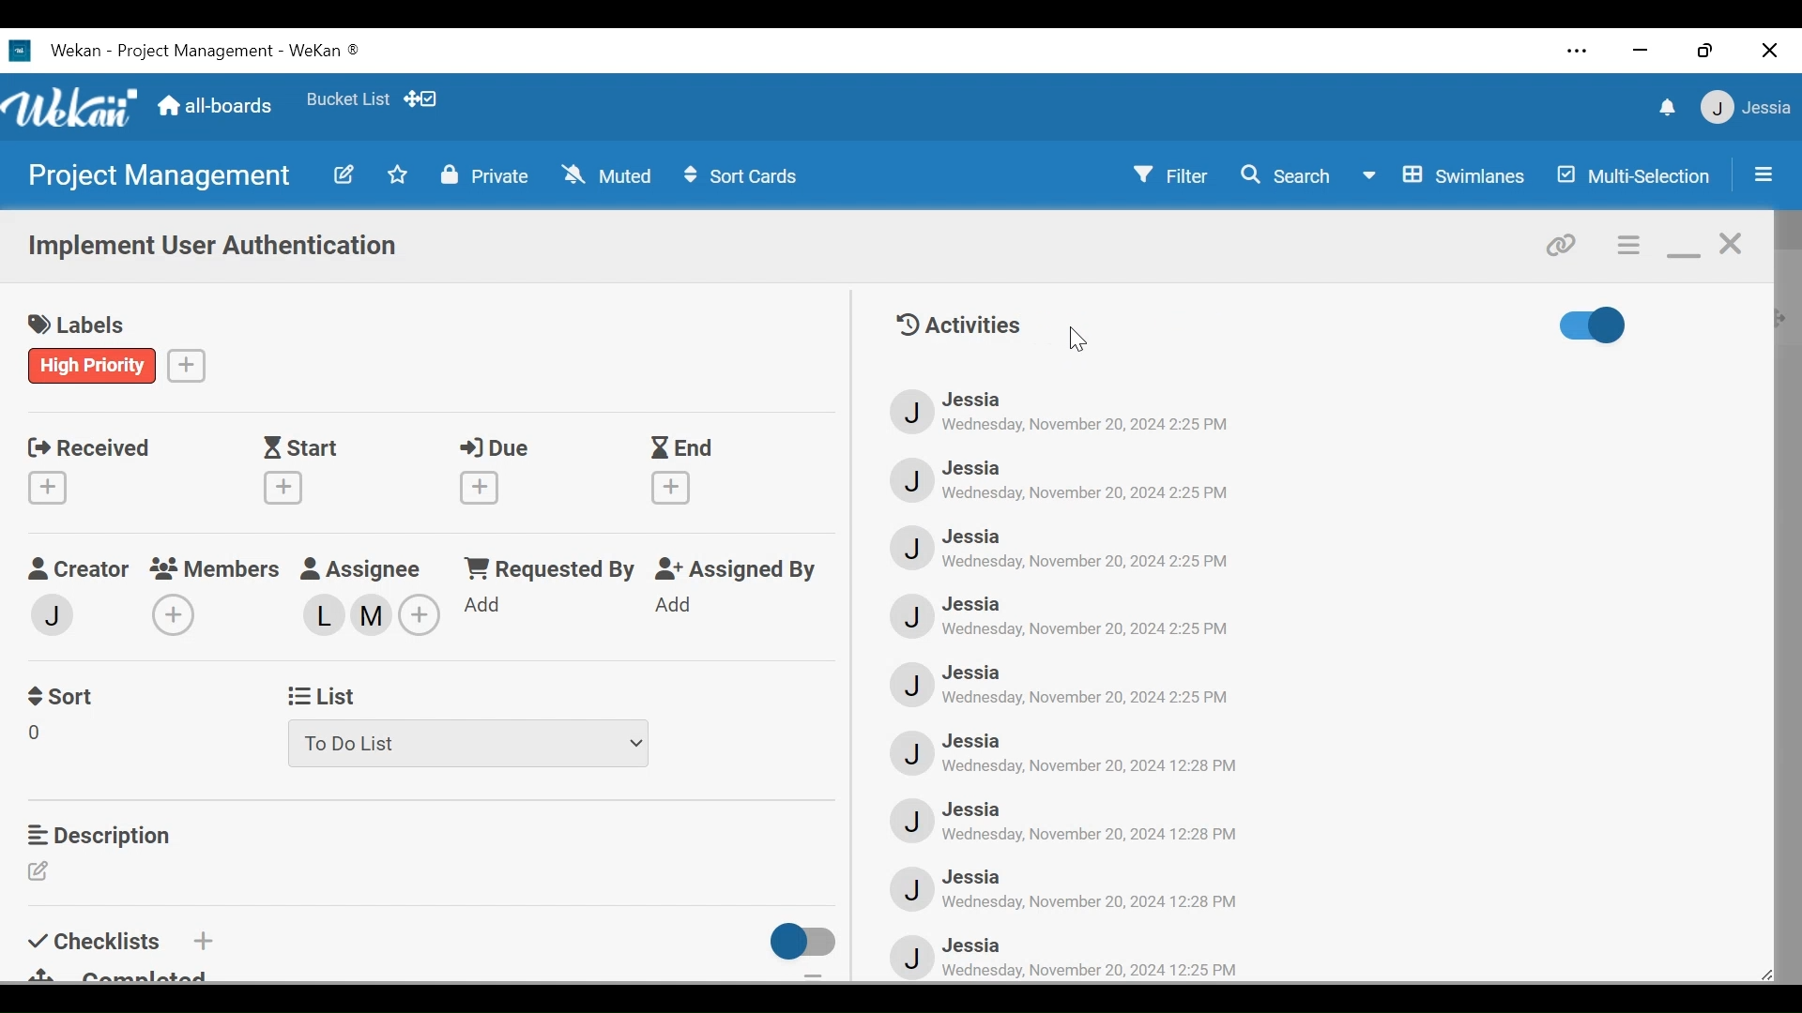 The height and width of the screenshot is (1013, 1802). What do you see at coordinates (1642, 50) in the screenshot?
I see `minimize` at bounding box center [1642, 50].